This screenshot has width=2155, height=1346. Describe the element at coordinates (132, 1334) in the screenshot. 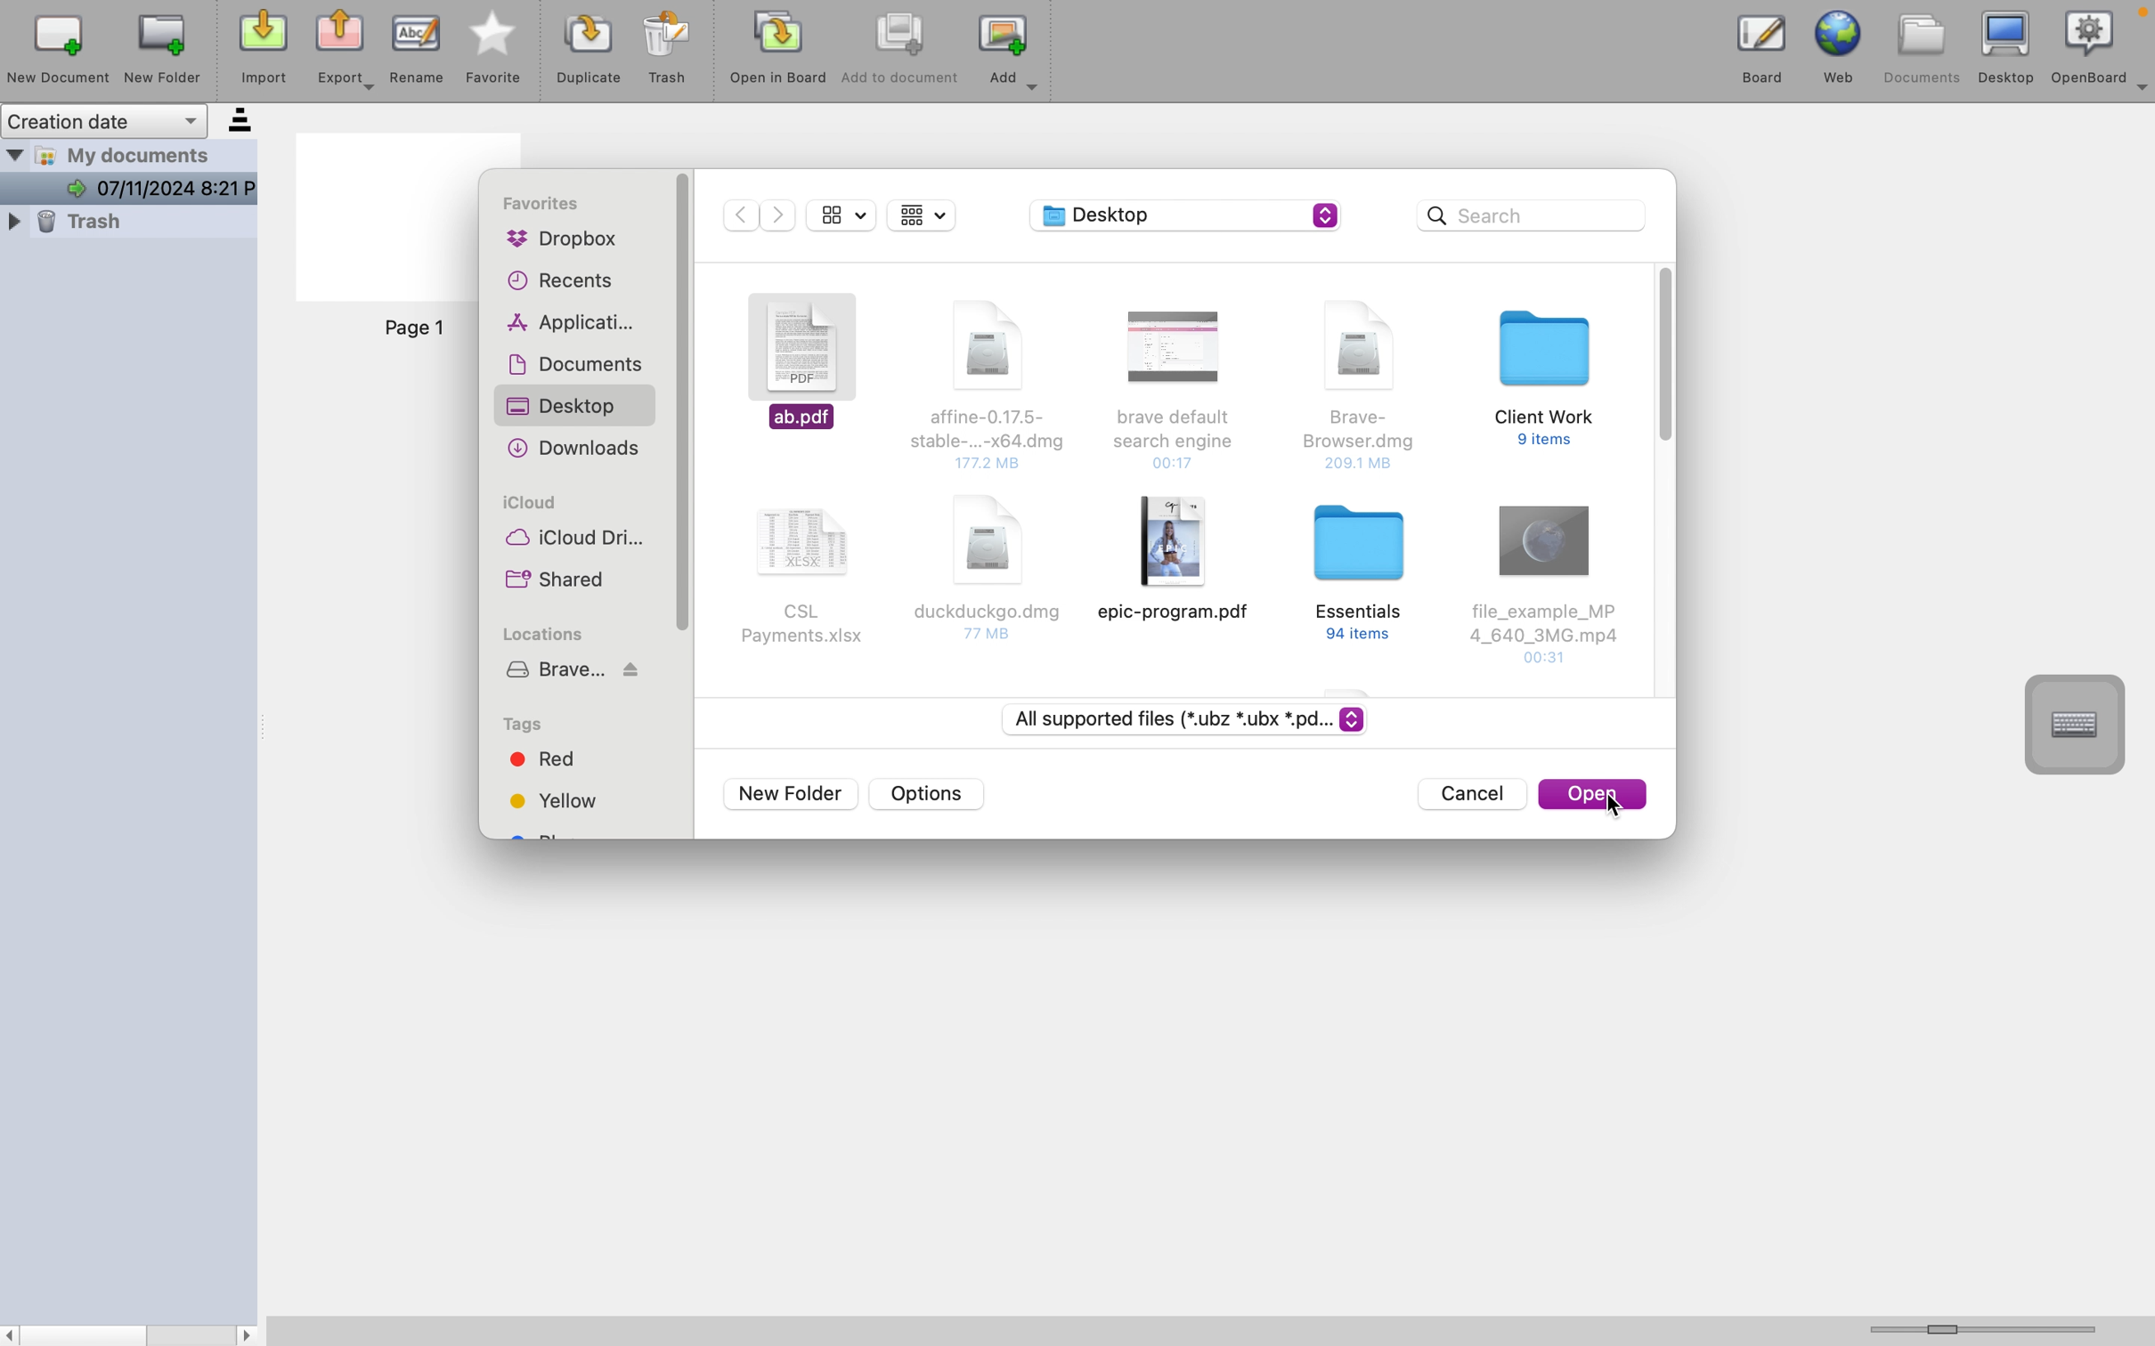

I see `scrollbar` at that location.